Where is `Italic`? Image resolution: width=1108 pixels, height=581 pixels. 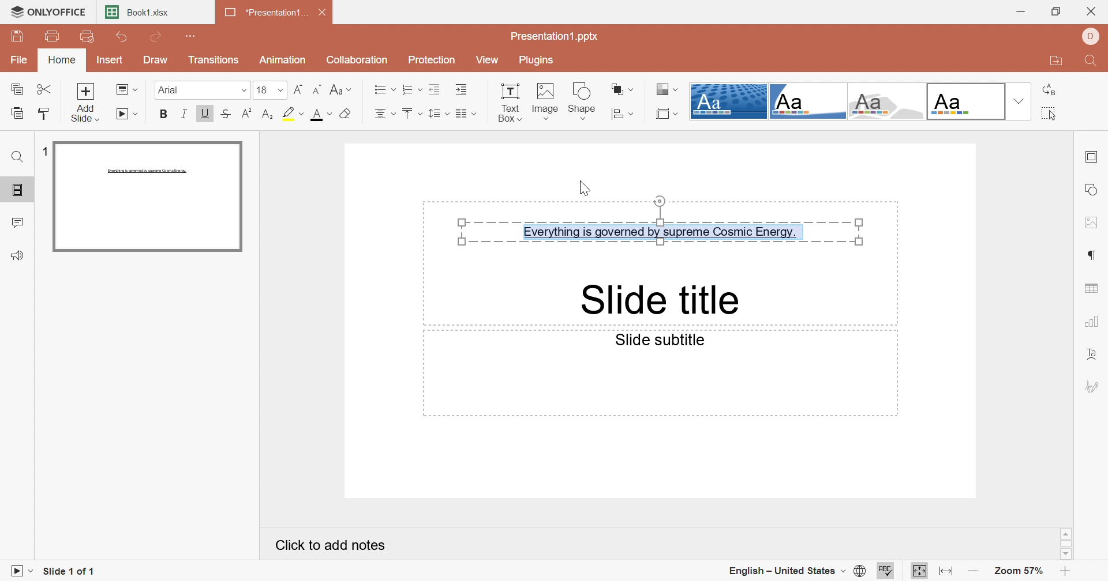 Italic is located at coordinates (183, 113).